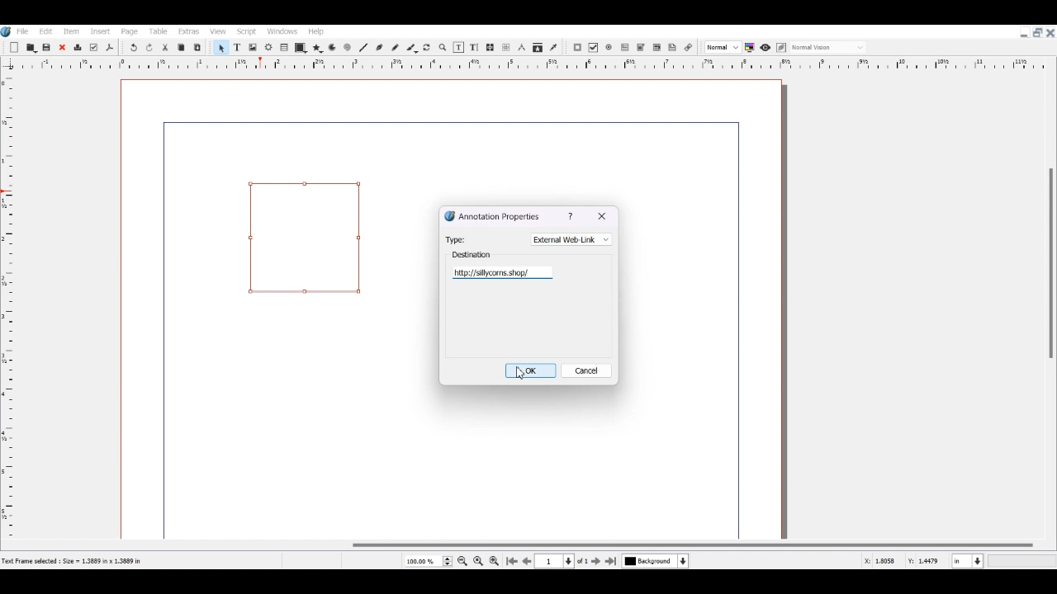  I want to click on X, Y Co-ordinate, so click(881, 561).